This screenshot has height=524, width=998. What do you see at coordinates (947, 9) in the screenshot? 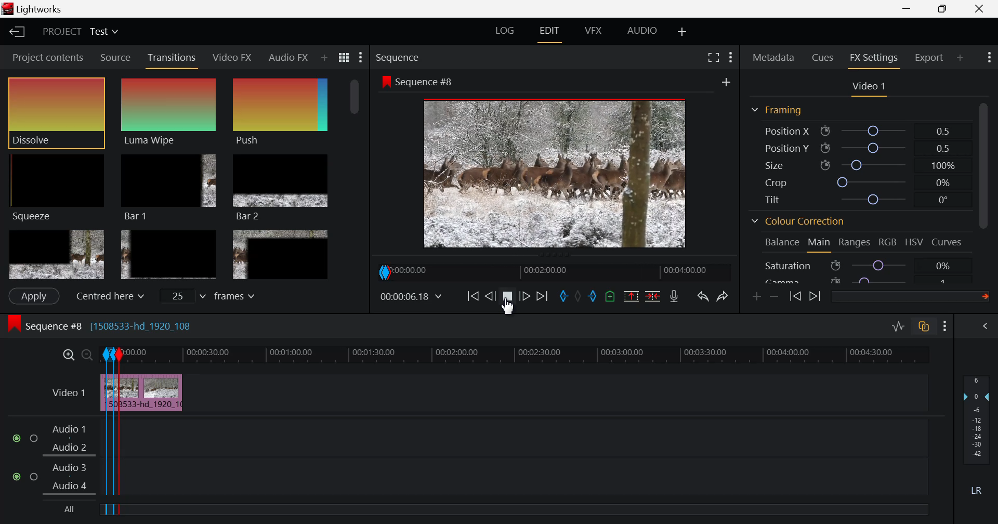
I see `Minimize` at bounding box center [947, 9].